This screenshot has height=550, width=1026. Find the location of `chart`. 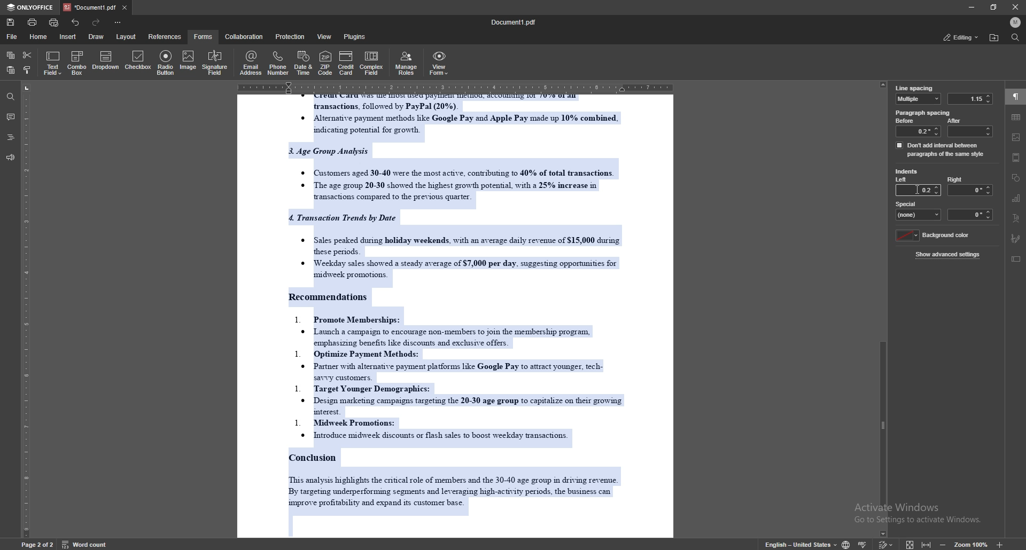

chart is located at coordinates (1016, 199).